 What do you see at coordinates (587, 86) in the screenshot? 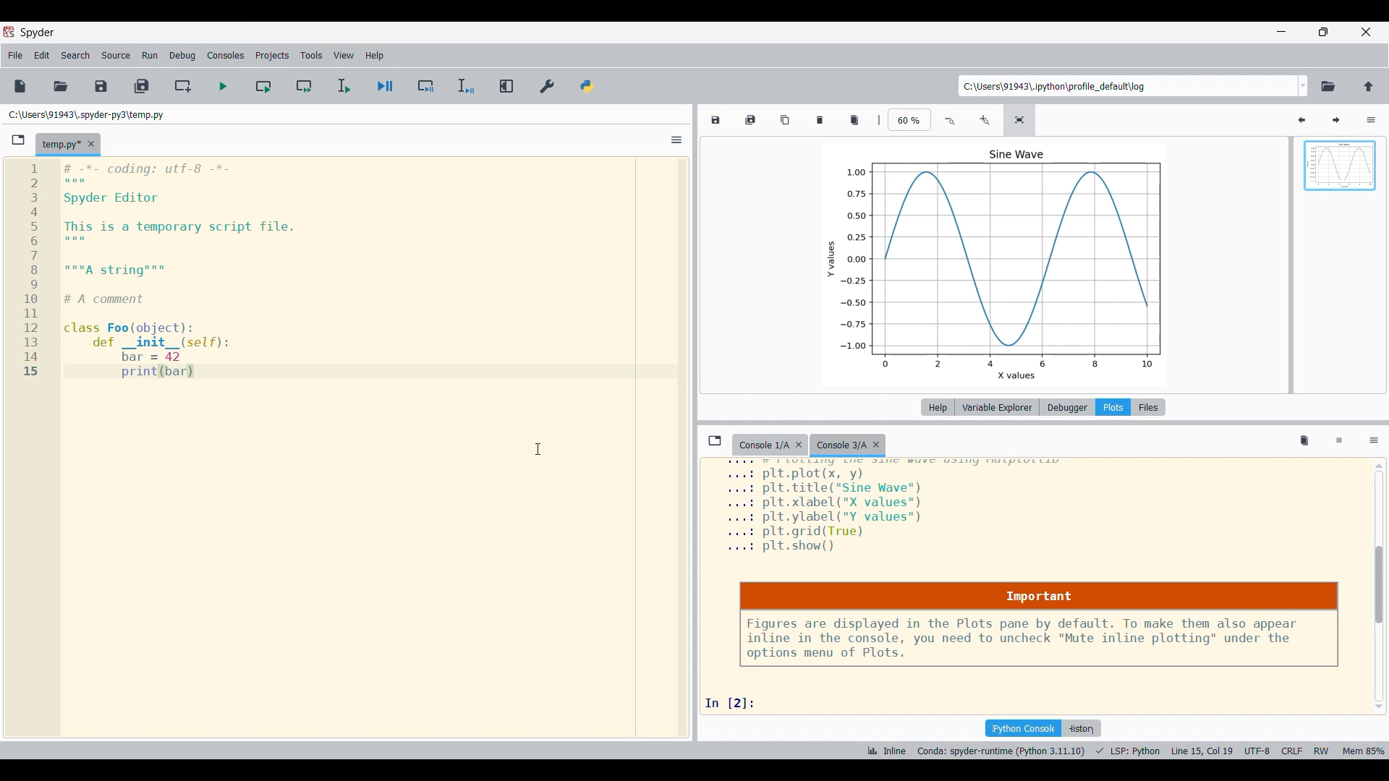
I see `PYTHONPATH manager` at bounding box center [587, 86].